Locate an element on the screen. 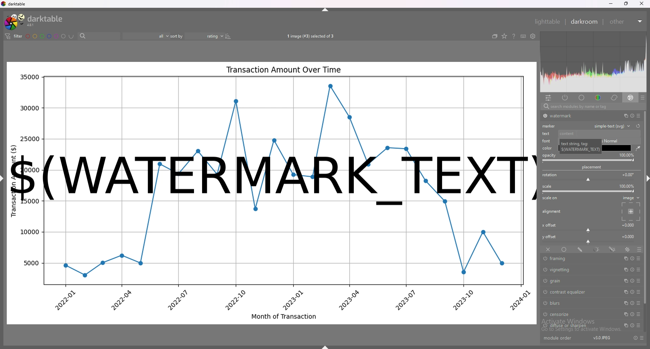 The image size is (650, 349). opacity is located at coordinates (549, 156).